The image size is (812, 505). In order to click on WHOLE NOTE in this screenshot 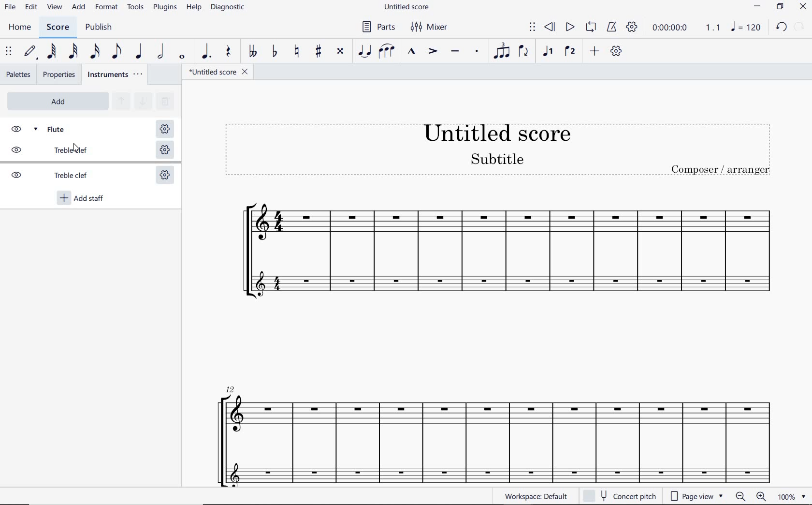, I will do `click(183, 58)`.